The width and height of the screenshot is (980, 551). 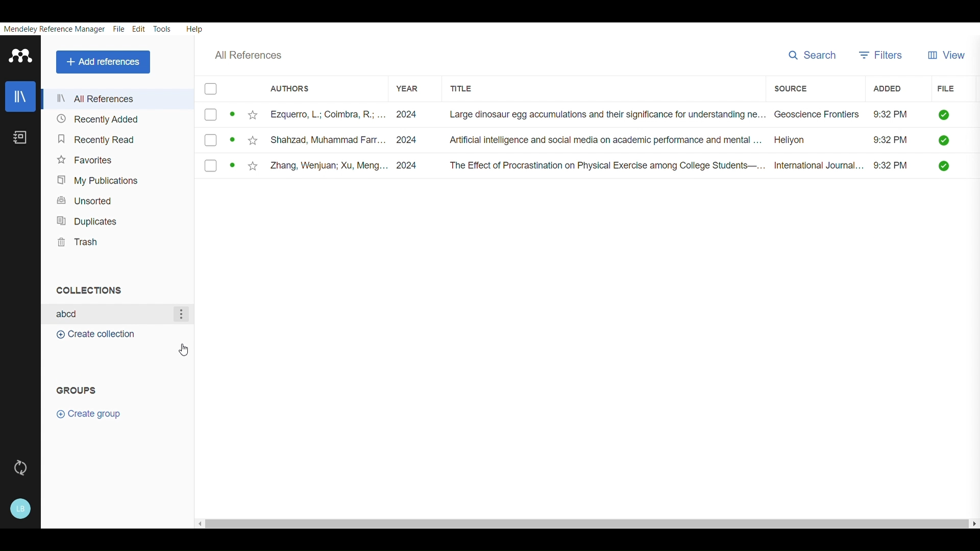 What do you see at coordinates (21, 507) in the screenshot?
I see `Account & help` at bounding box center [21, 507].